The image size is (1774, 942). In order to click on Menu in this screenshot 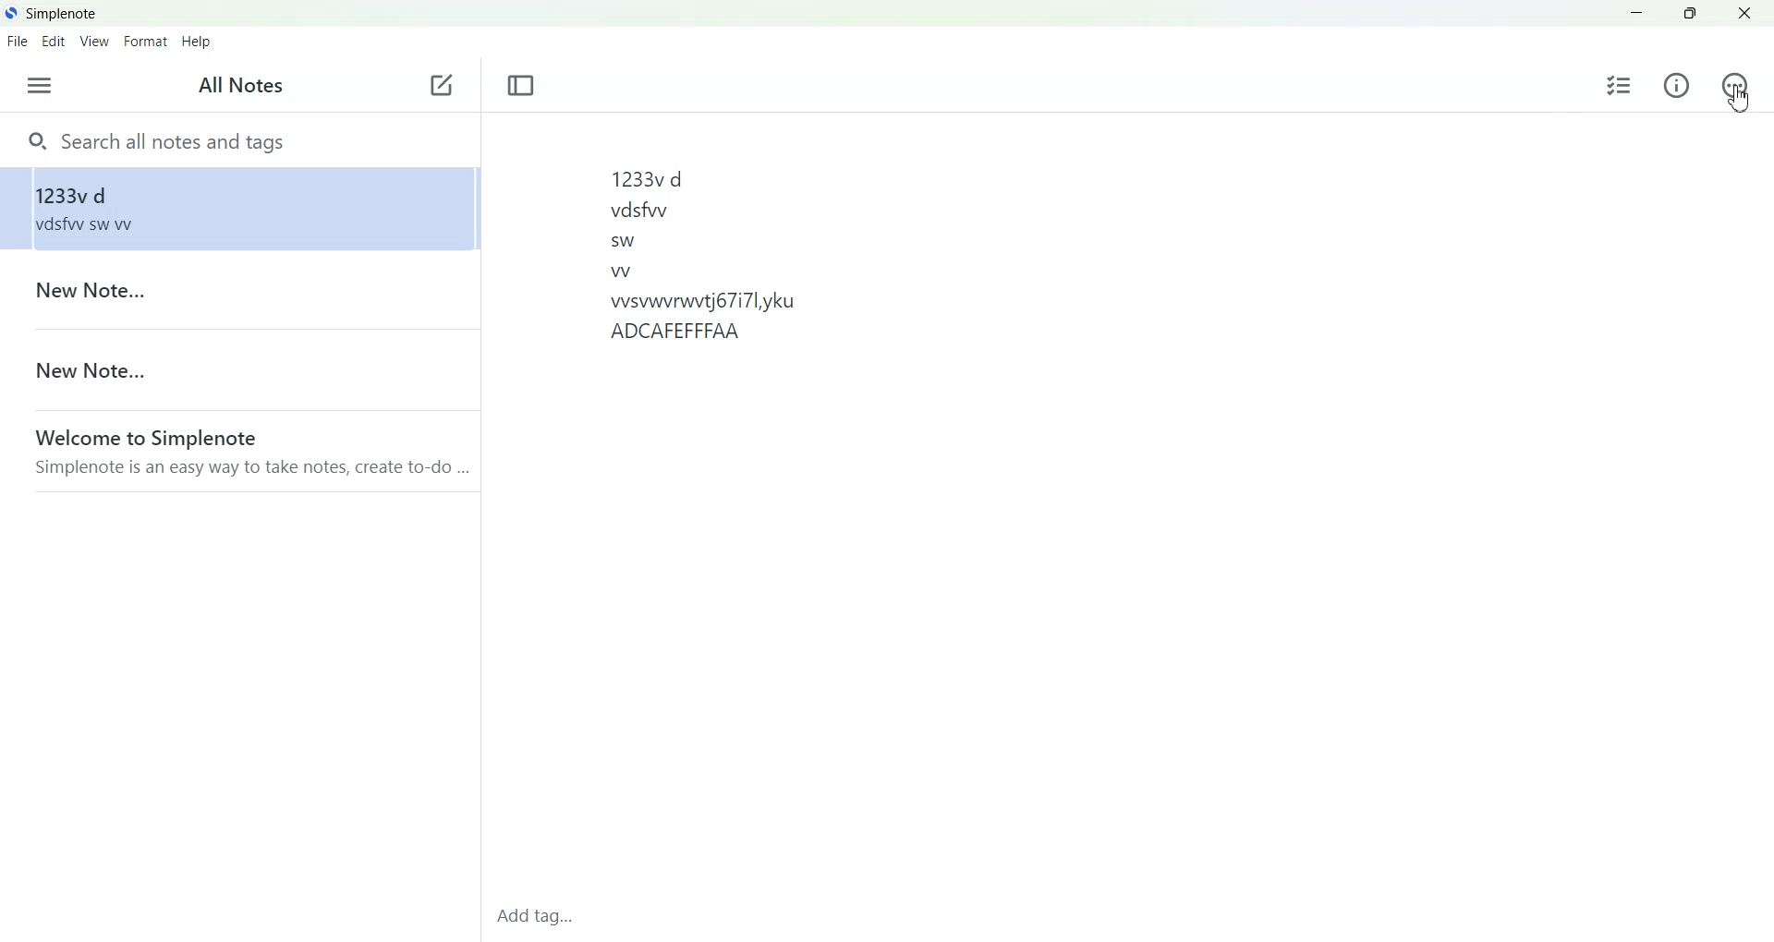, I will do `click(39, 85)`.